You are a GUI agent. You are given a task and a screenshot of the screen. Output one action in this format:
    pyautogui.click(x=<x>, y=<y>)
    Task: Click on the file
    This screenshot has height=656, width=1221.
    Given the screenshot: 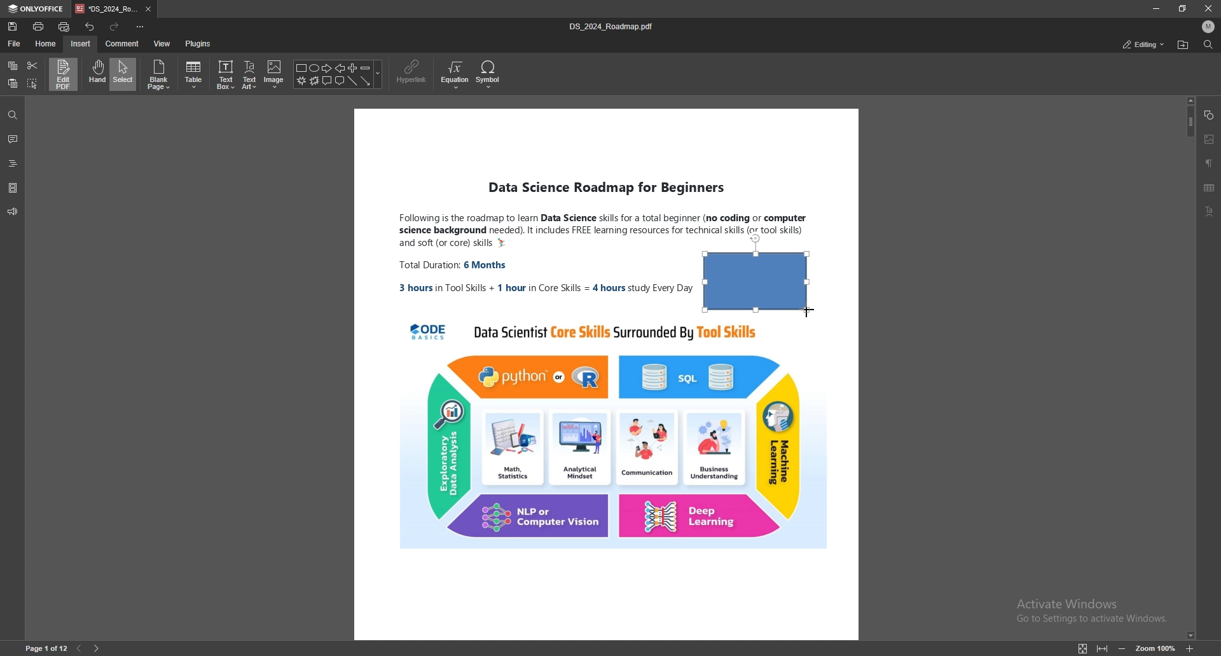 What is the action you would take?
    pyautogui.click(x=15, y=43)
    